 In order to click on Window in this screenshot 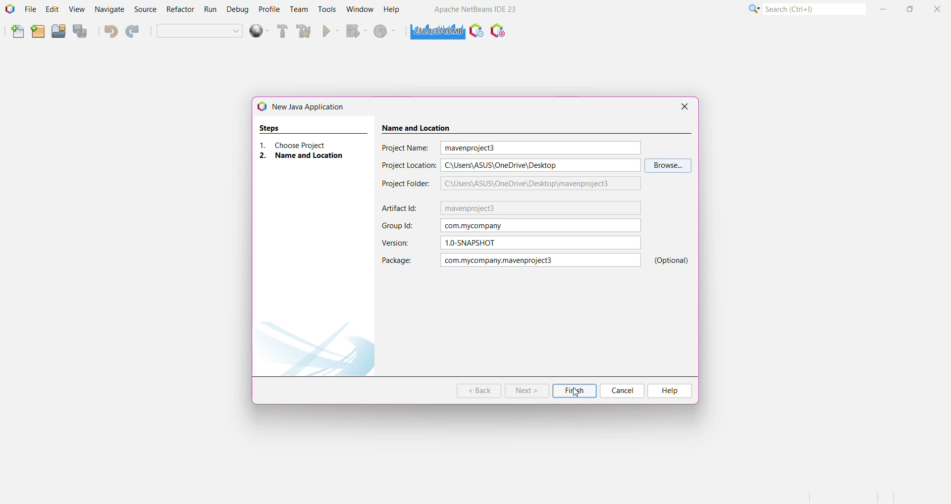, I will do `click(358, 10)`.